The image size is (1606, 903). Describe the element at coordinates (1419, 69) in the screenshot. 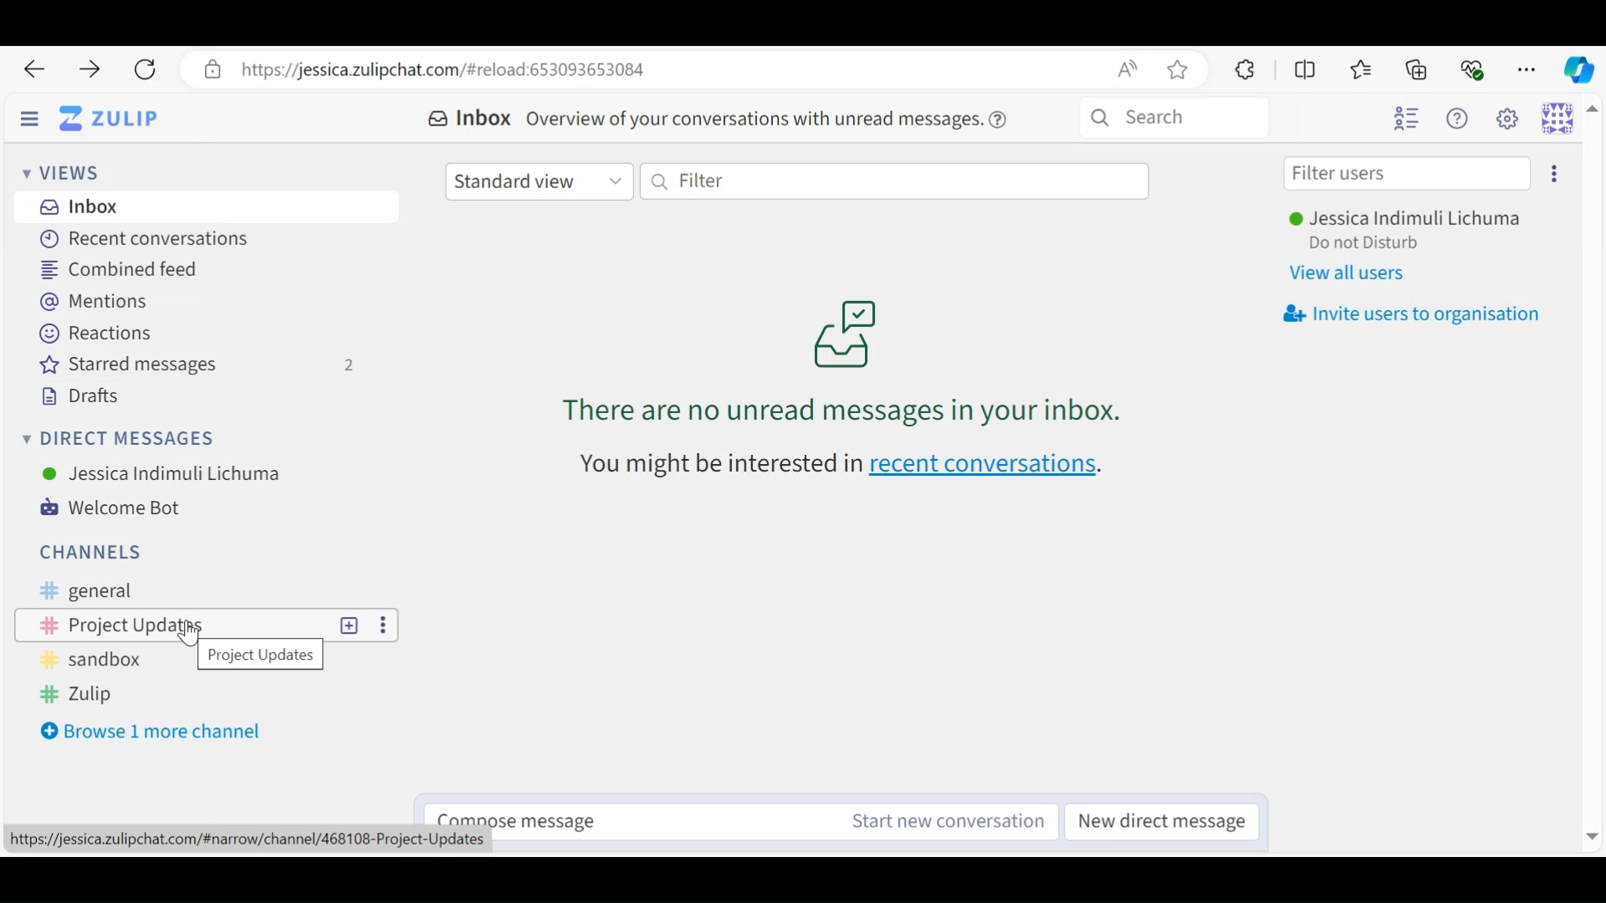

I see `Collections` at that location.